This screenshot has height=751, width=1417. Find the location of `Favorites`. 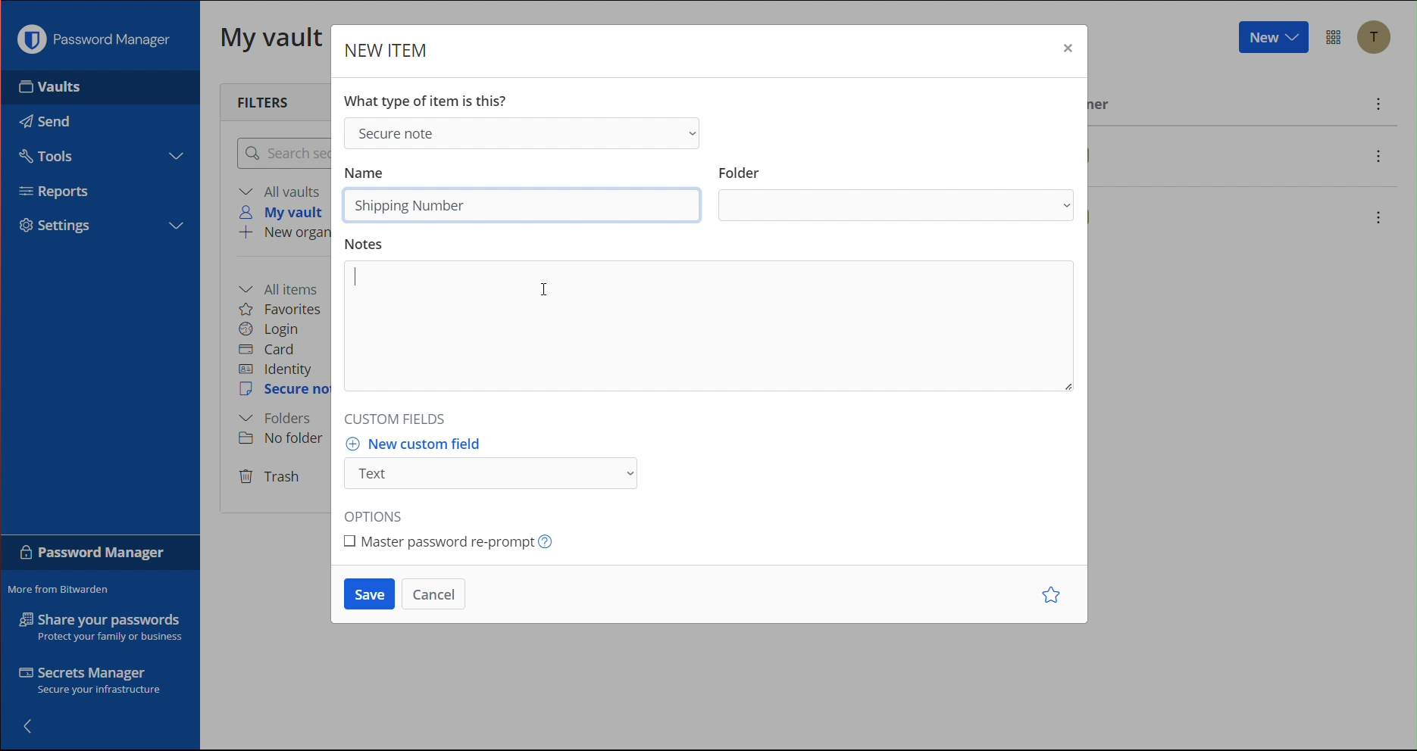

Favorites is located at coordinates (285, 310).